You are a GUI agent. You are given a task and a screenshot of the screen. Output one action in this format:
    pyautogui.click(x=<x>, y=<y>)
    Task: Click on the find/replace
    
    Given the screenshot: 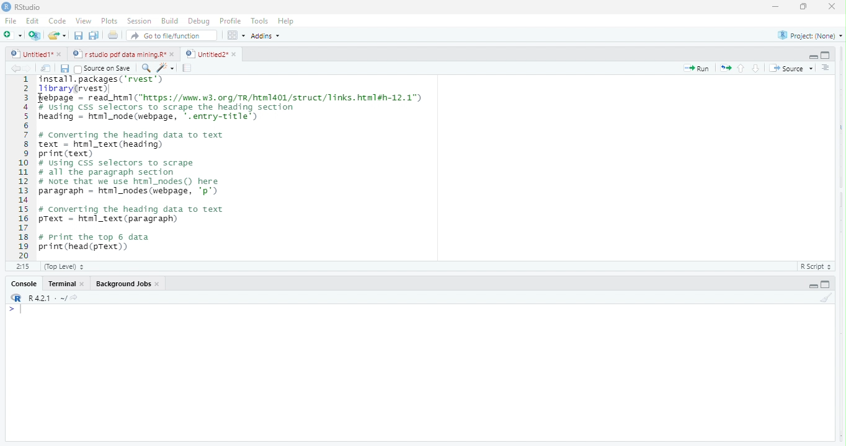 What is the action you would take?
    pyautogui.click(x=145, y=68)
    